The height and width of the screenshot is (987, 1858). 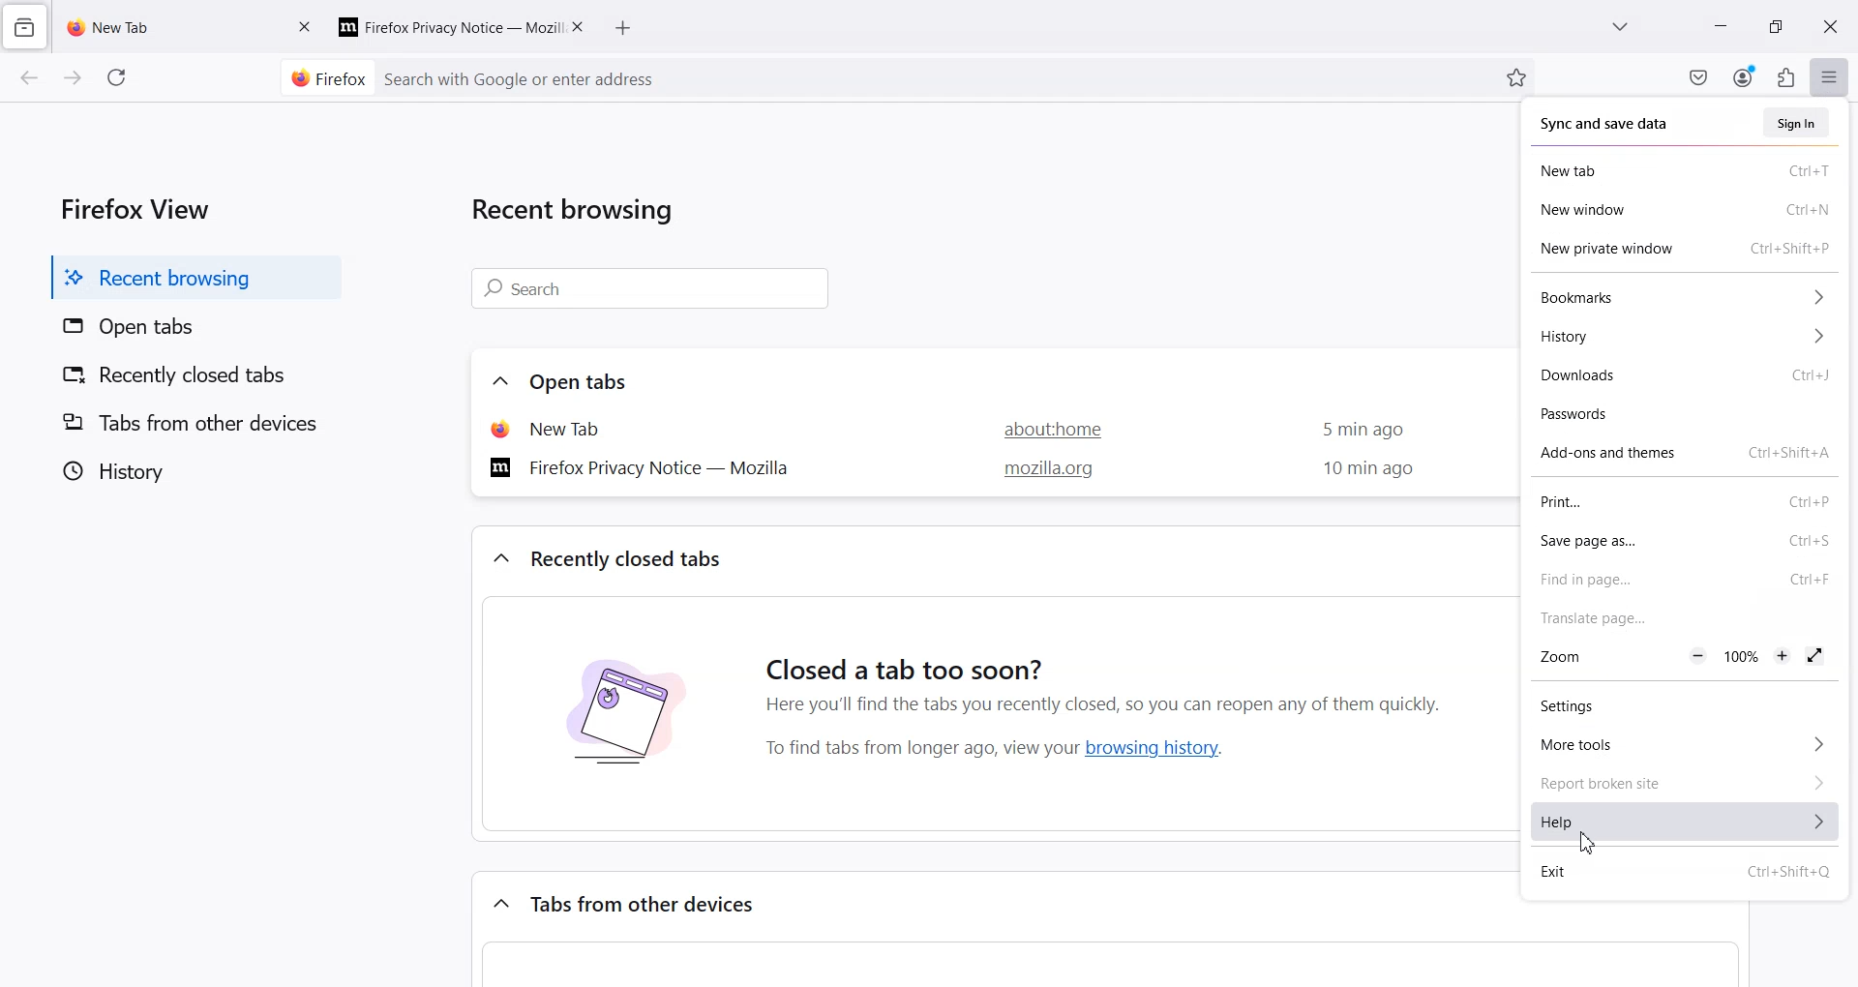 What do you see at coordinates (623, 723) in the screenshot?
I see `image` at bounding box center [623, 723].